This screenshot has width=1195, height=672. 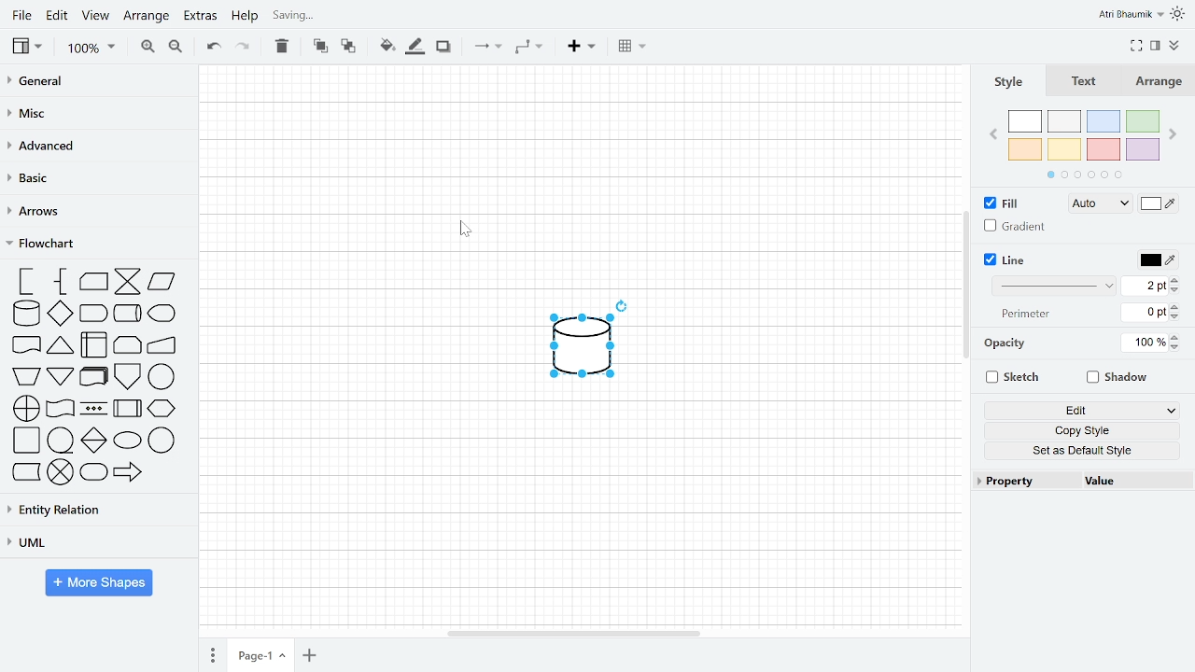 I want to click on Zoom out, so click(x=176, y=48).